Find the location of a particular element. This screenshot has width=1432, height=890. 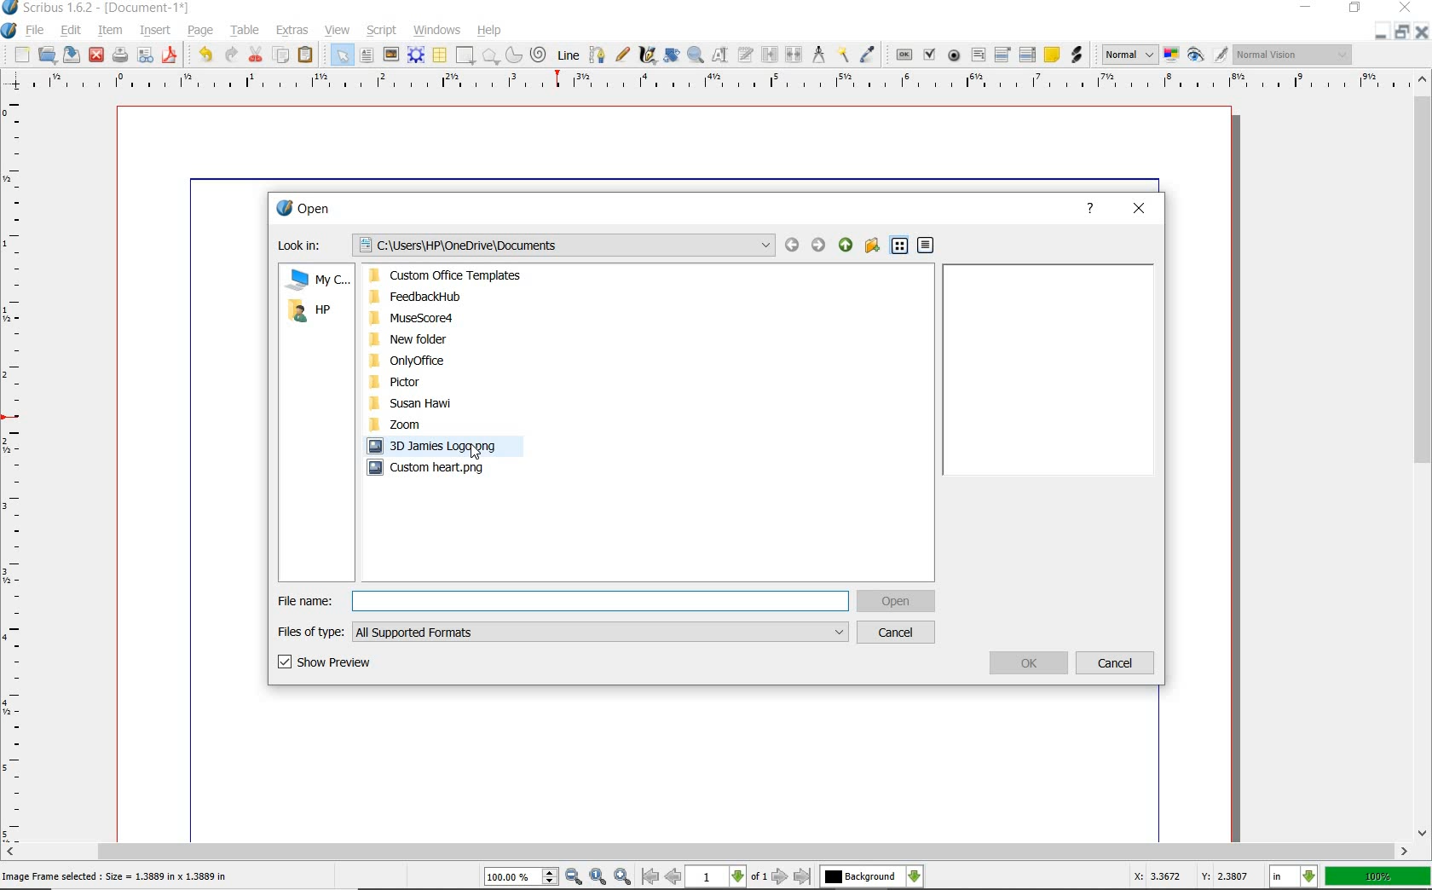

pdf combo box is located at coordinates (1003, 55).